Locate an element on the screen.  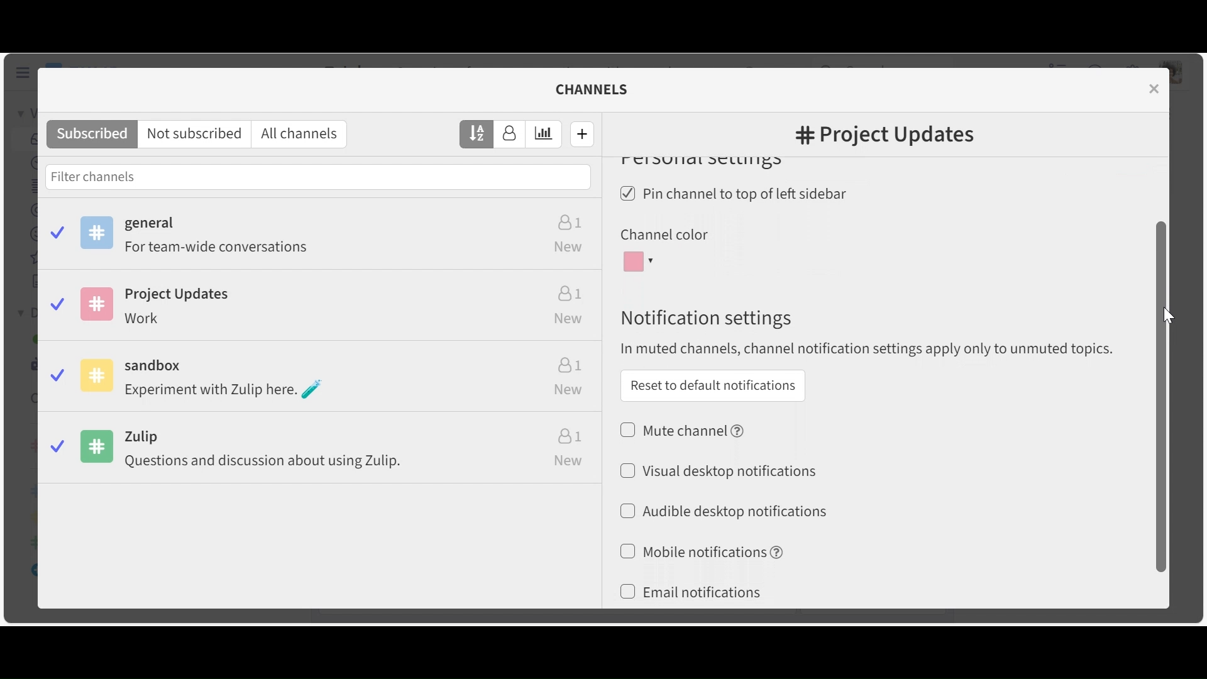
Sort by estimated weekly traffic is located at coordinates (544, 135).